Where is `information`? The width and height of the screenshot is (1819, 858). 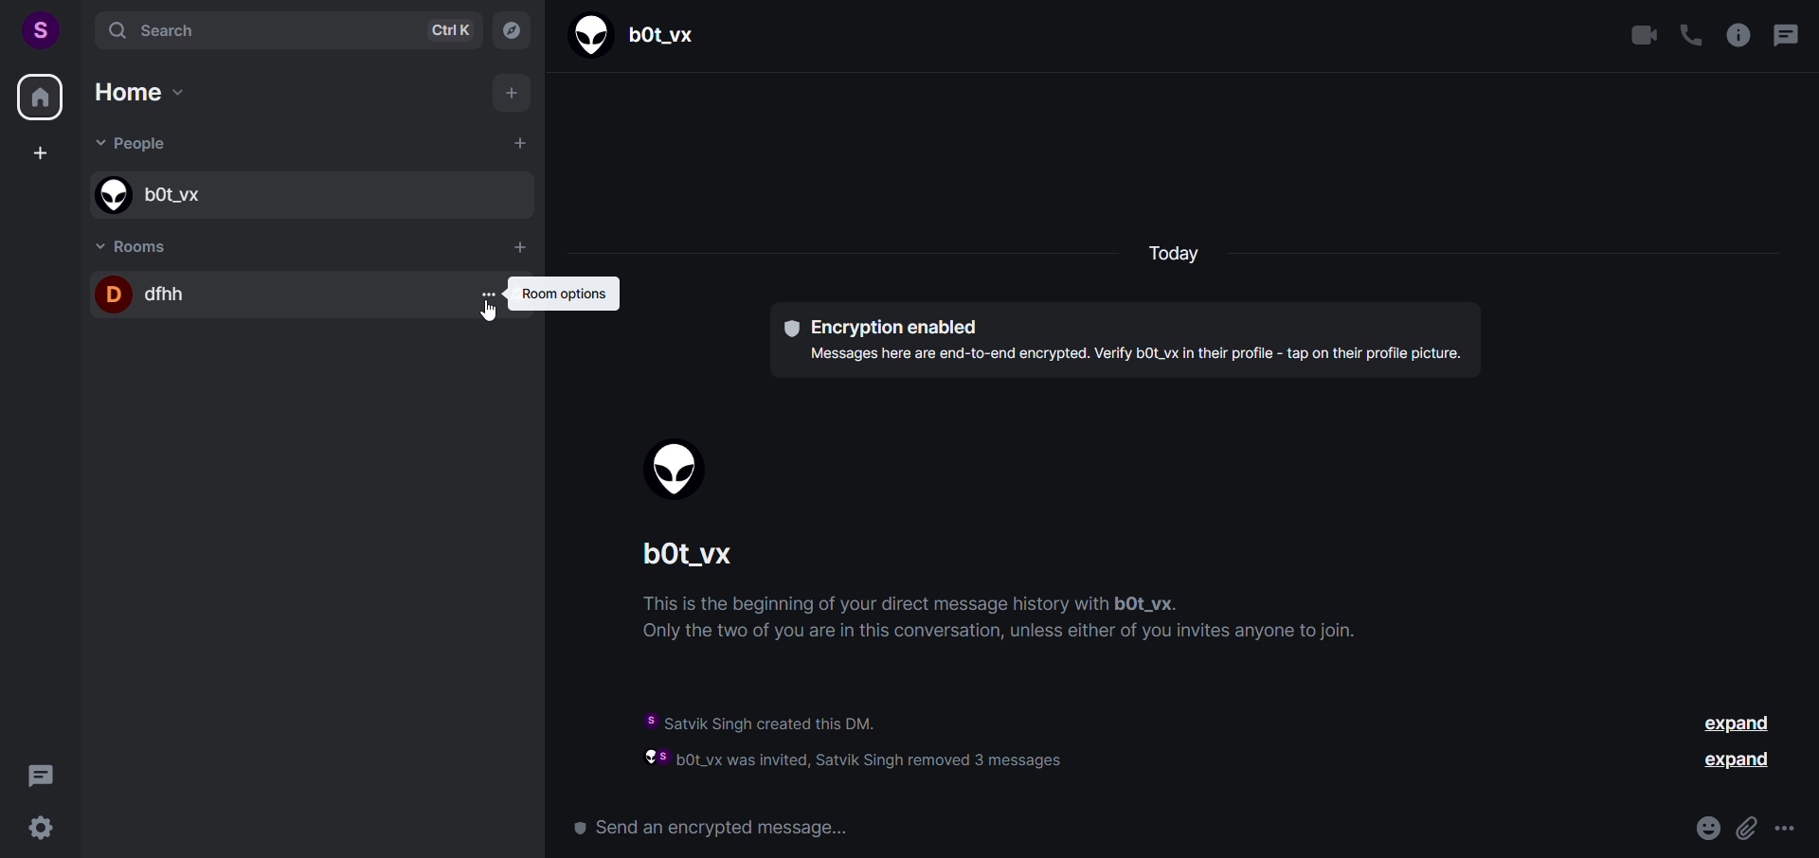
information is located at coordinates (896, 737).